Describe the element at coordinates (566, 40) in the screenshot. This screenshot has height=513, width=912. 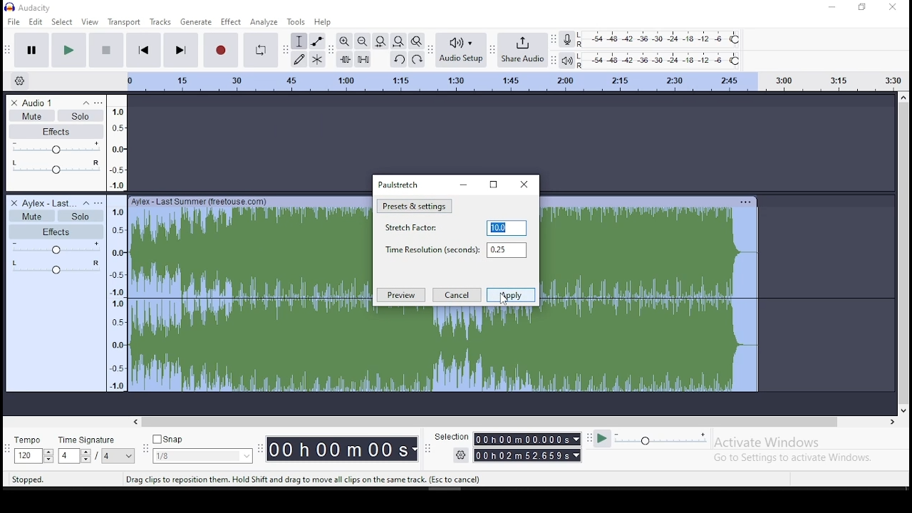
I see `record mixer` at that location.